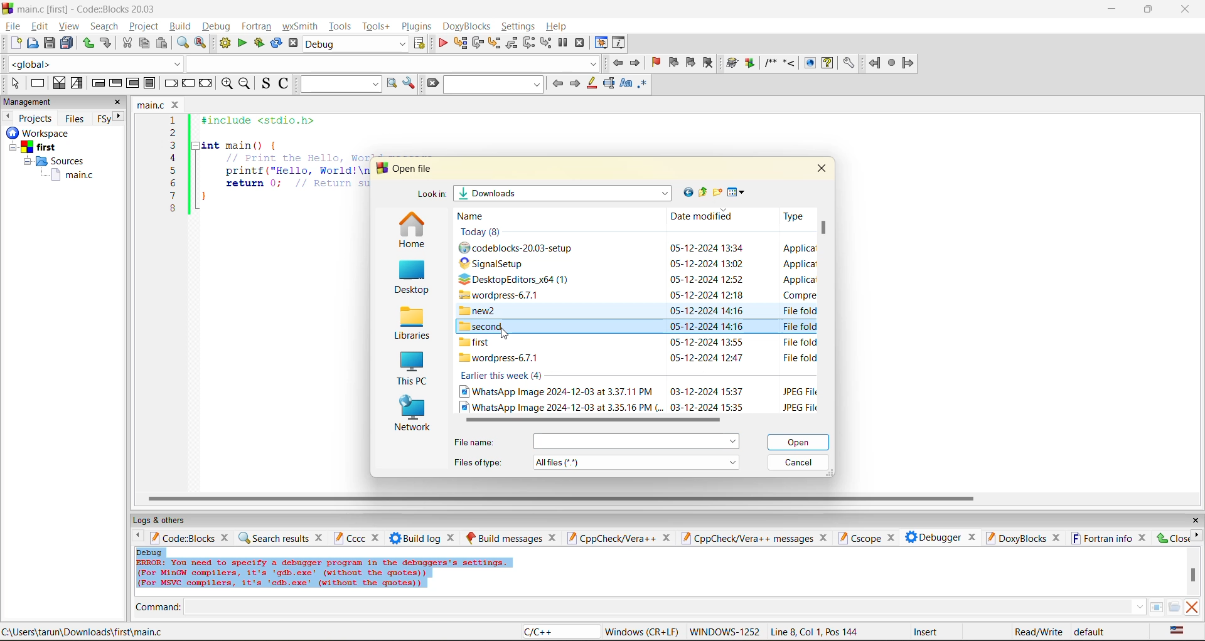 This screenshot has height=641, width=1205. Describe the element at coordinates (826, 231) in the screenshot. I see `vertical scroll bar` at that location.